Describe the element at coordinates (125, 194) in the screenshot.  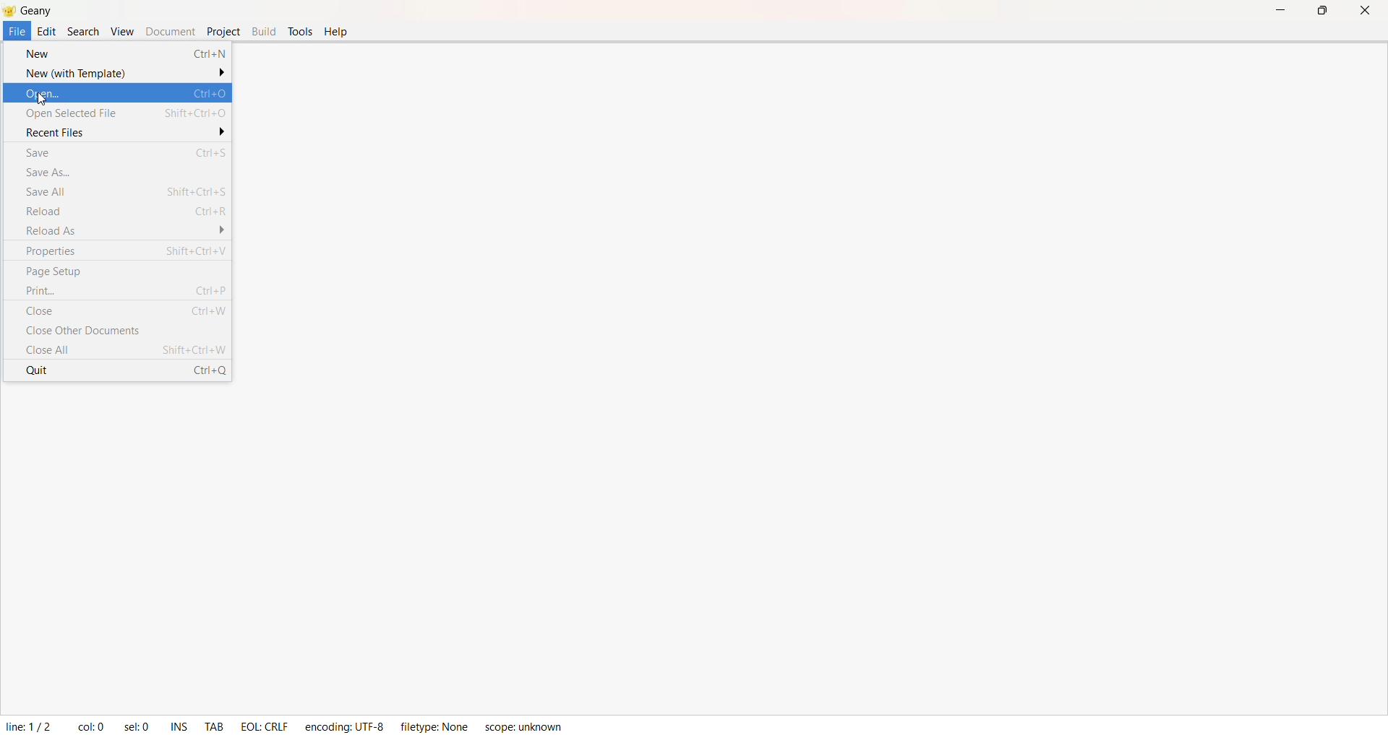
I see `Save ALL` at that location.